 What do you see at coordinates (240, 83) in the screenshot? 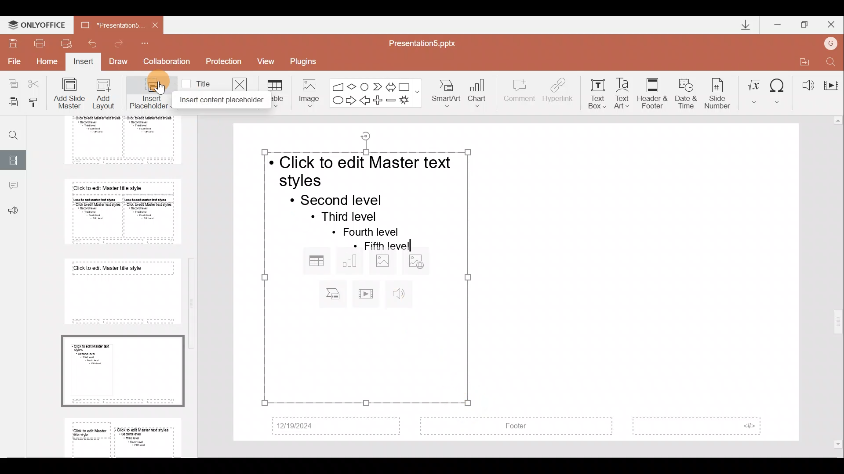
I see `Close masters` at bounding box center [240, 83].